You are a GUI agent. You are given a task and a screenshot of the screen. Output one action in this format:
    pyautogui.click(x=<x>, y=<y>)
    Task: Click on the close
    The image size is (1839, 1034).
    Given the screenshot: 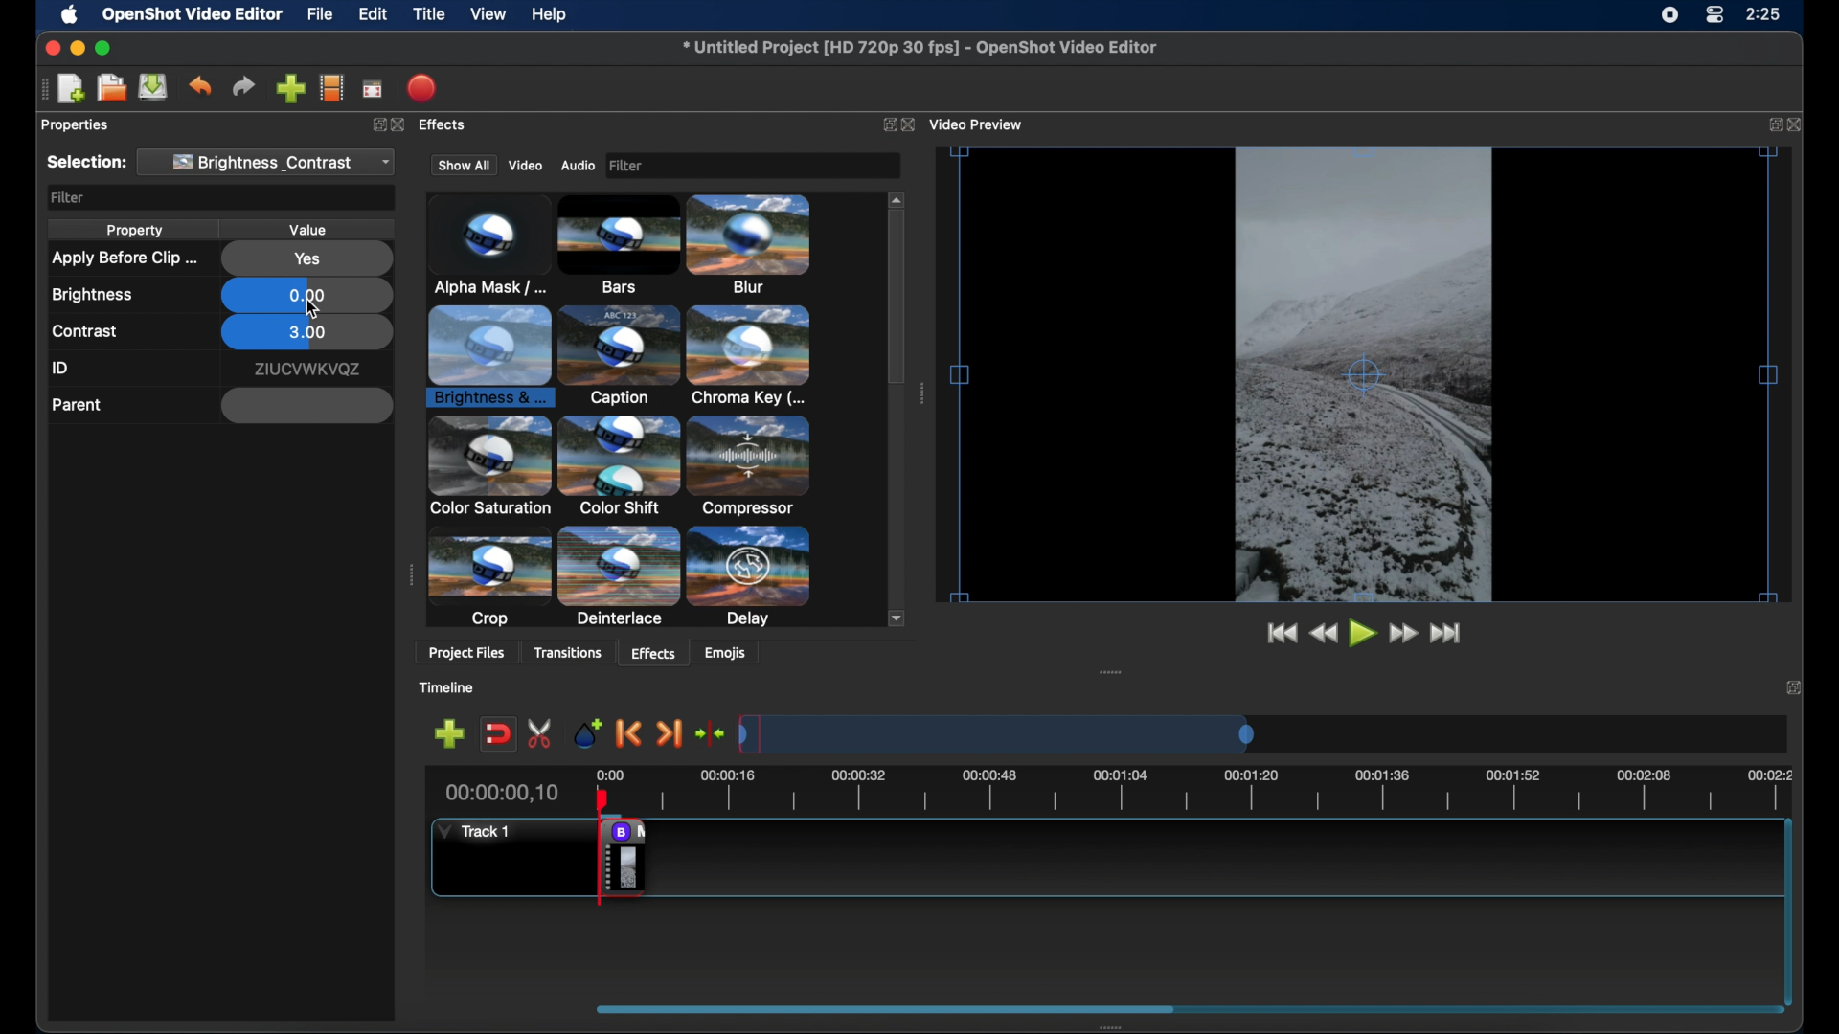 What is the action you would take?
    pyautogui.click(x=1798, y=124)
    